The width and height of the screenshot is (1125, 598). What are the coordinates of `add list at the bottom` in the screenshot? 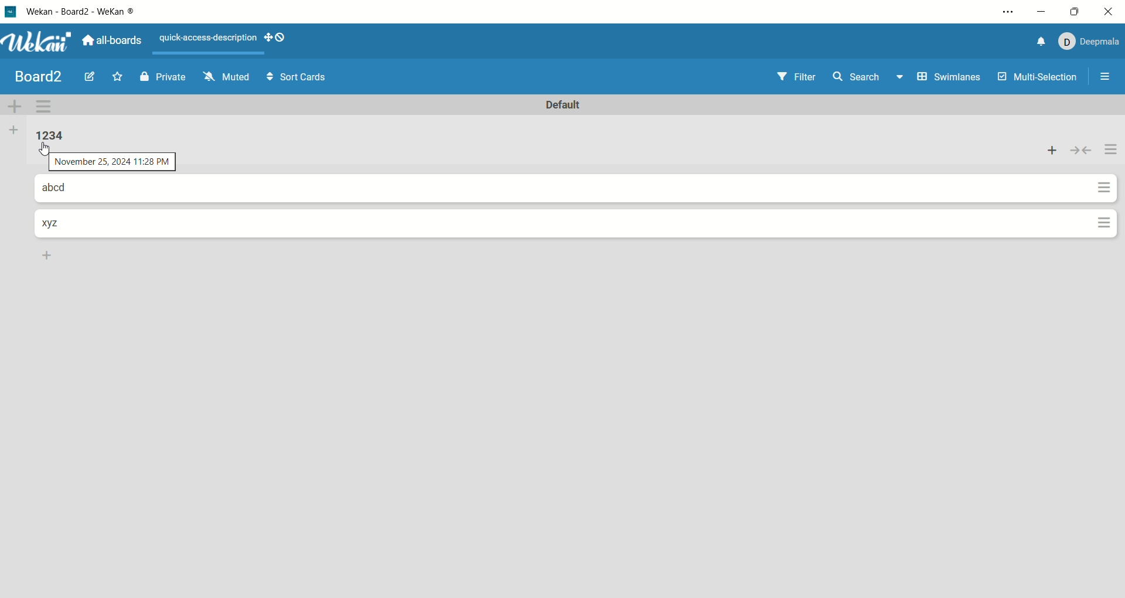 It's located at (50, 255).